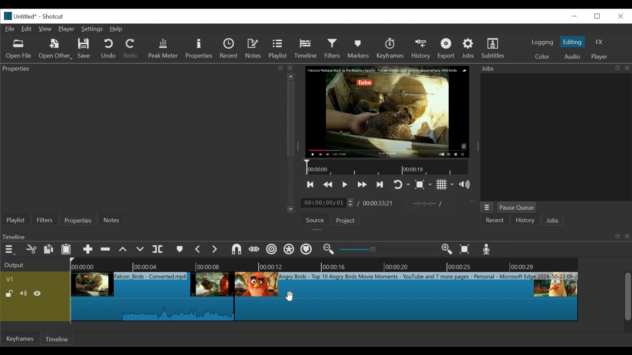  What do you see at coordinates (34, 264) in the screenshot?
I see `Output` at bounding box center [34, 264].